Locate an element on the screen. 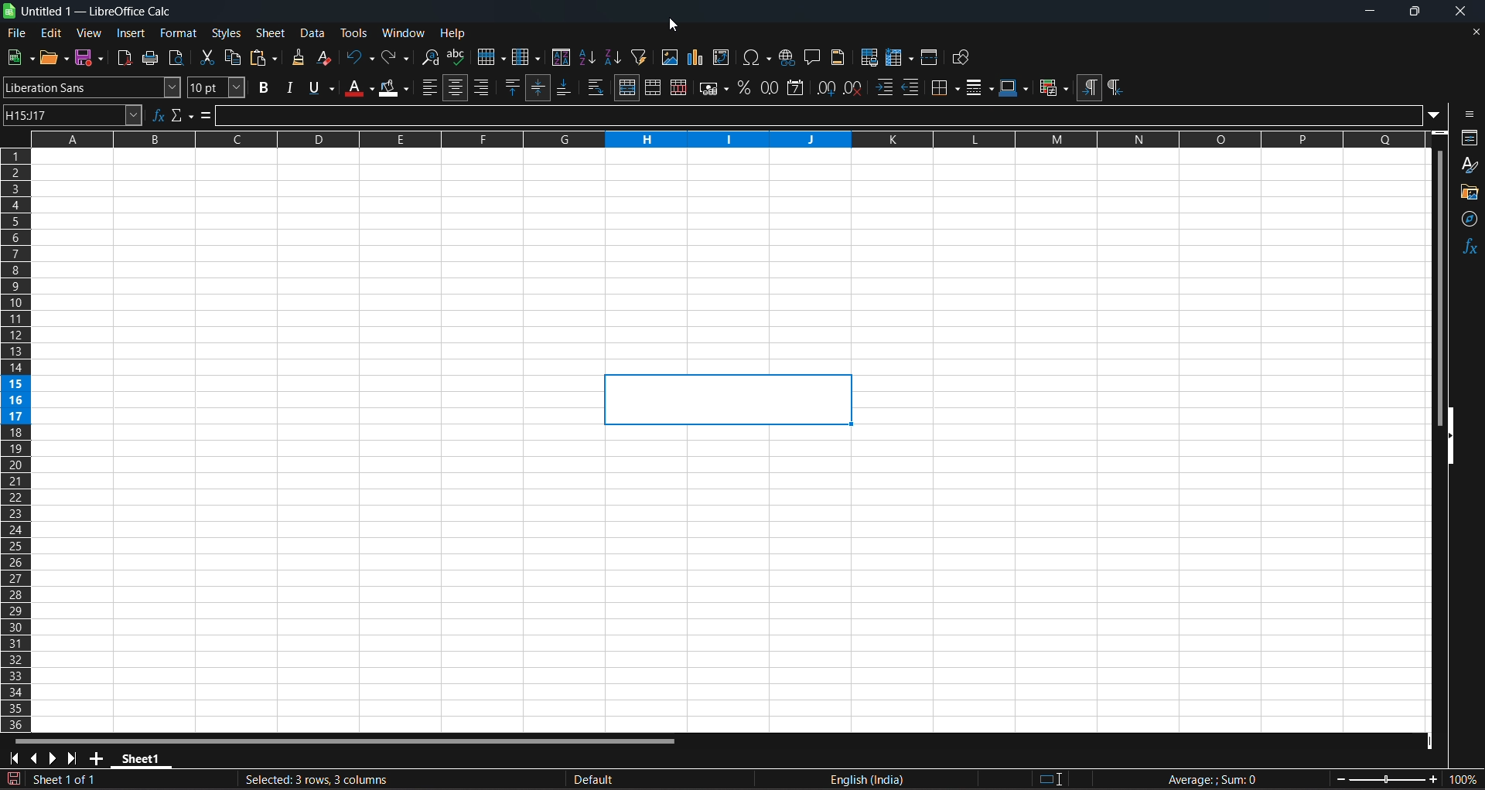 The height and width of the screenshot is (790, 1485). styles is located at coordinates (226, 34).